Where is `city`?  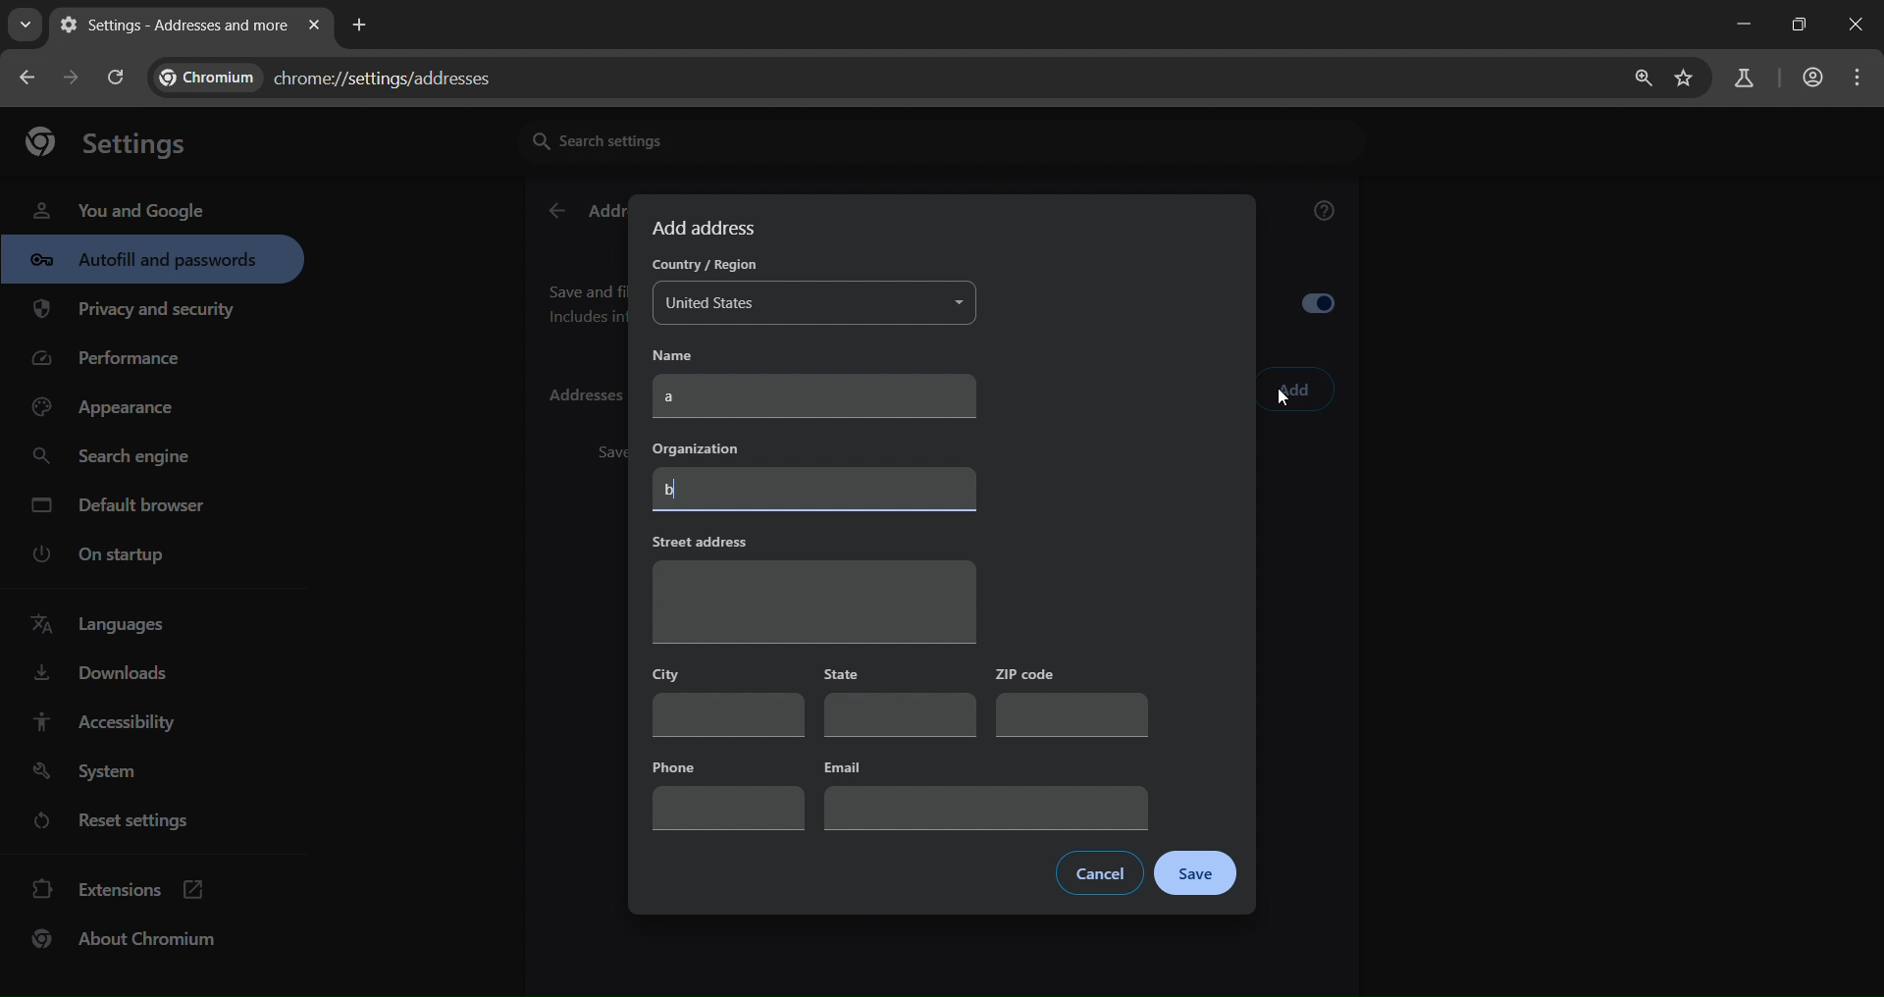
city is located at coordinates (726, 700).